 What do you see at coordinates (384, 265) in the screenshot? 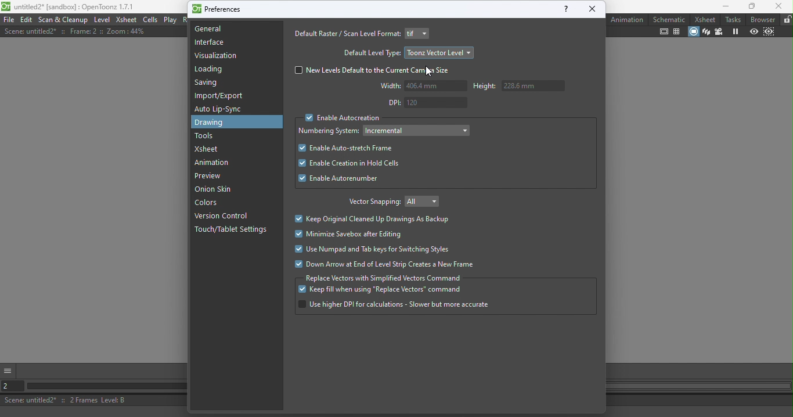
I see `Down arrow at end of level strip creates a new frame` at bounding box center [384, 265].